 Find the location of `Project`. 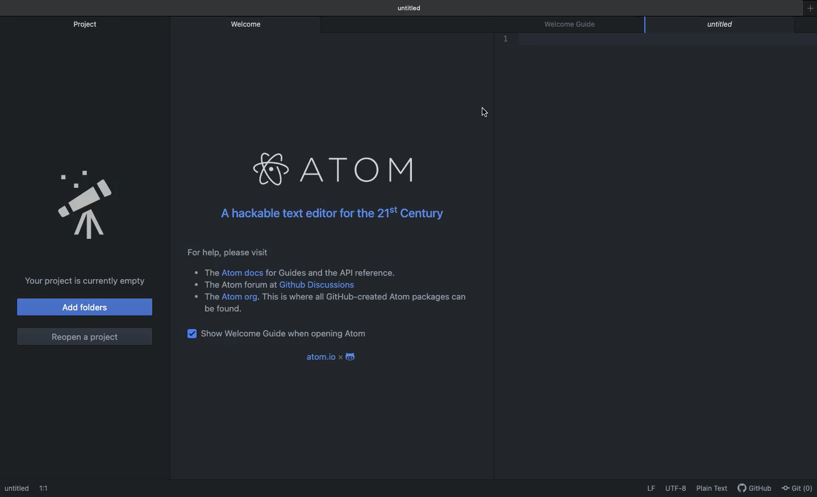

Project is located at coordinates (86, 24).